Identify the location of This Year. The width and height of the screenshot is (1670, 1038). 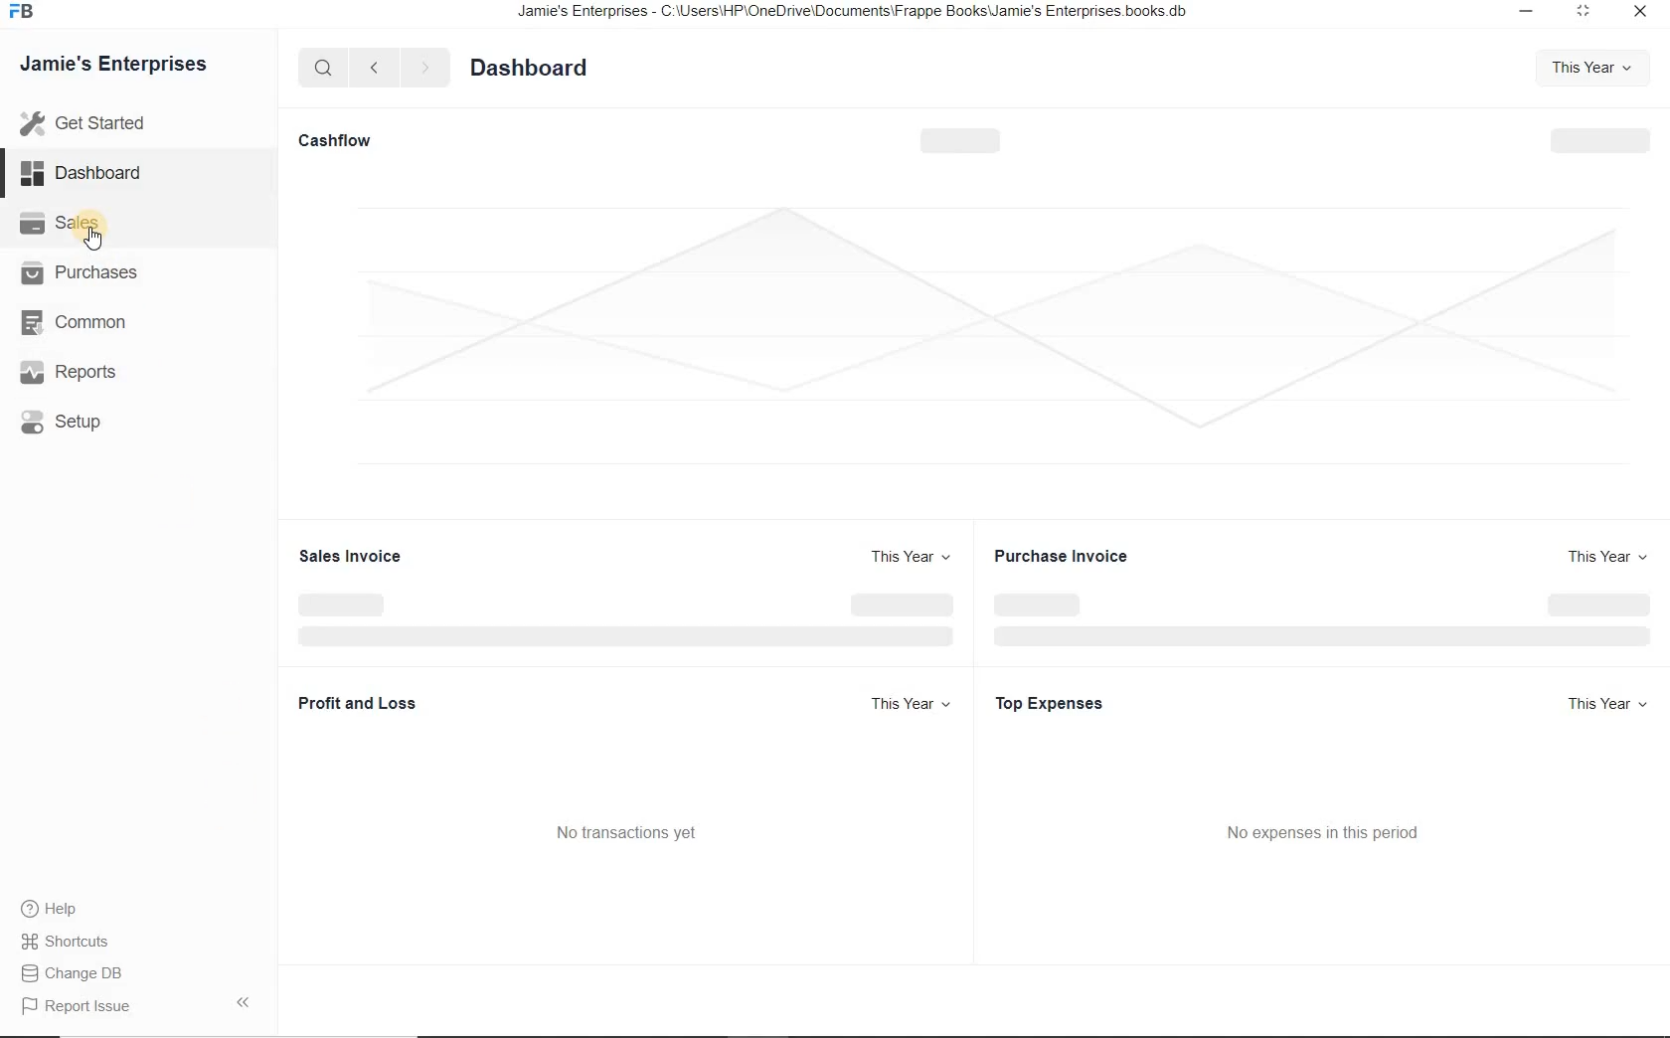
(1585, 69).